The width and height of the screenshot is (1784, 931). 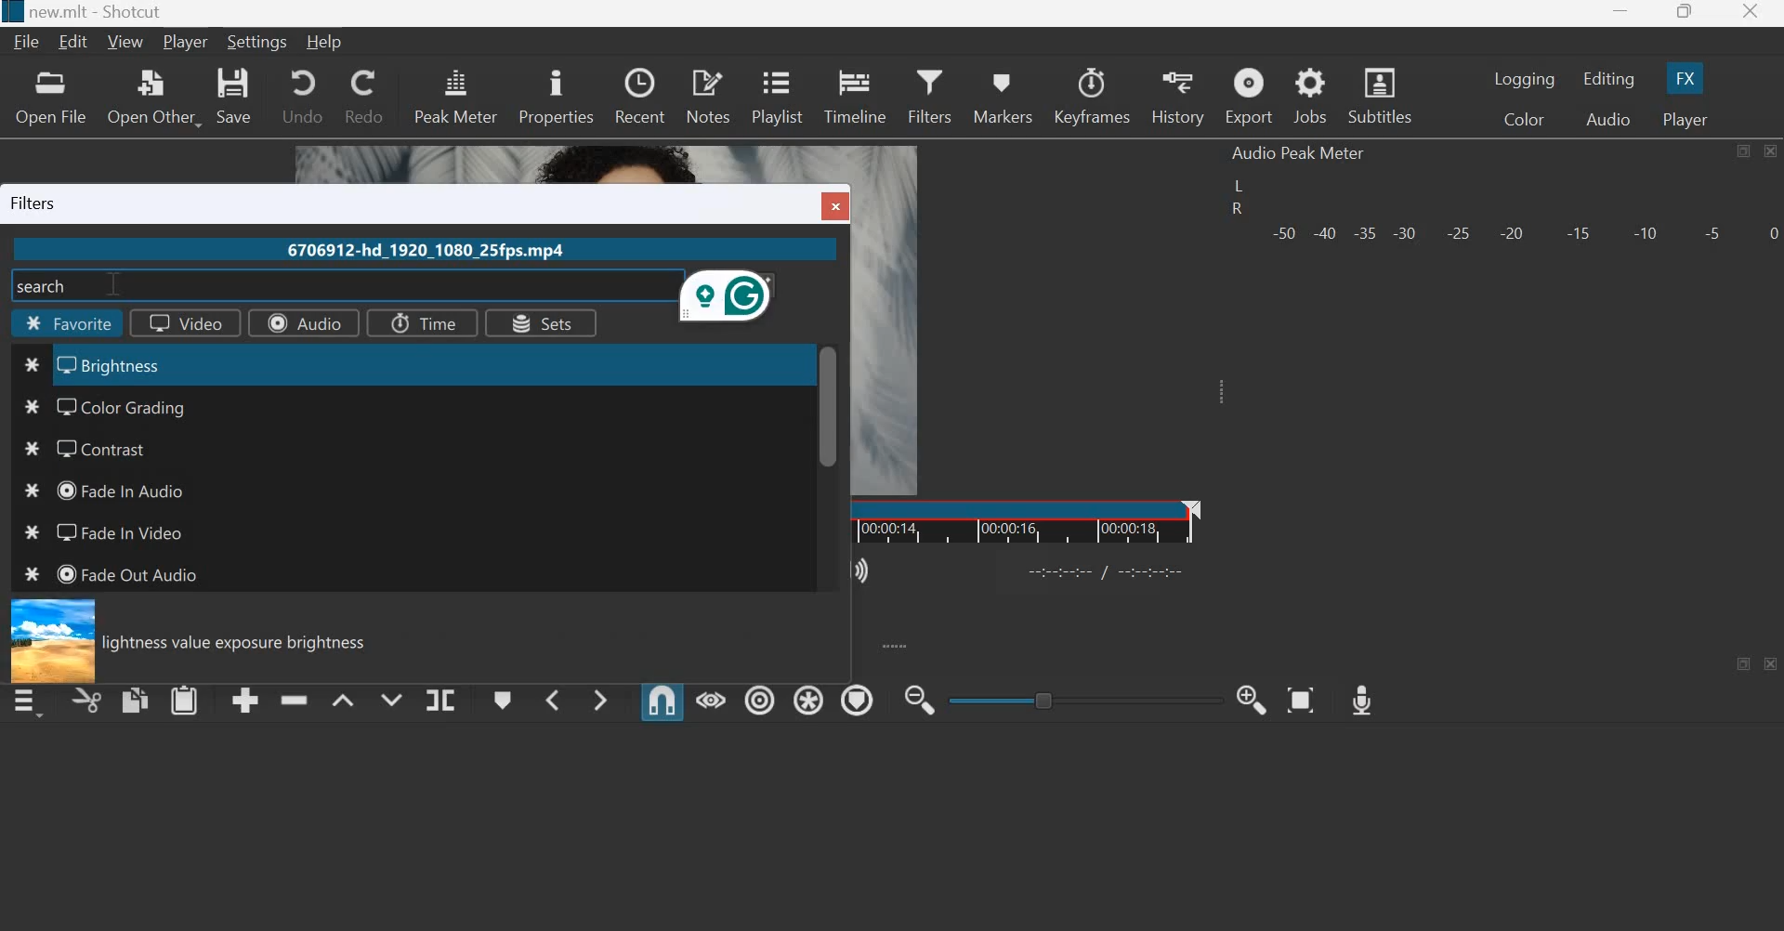 What do you see at coordinates (139, 405) in the screenshot?
I see `color grading` at bounding box center [139, 405].